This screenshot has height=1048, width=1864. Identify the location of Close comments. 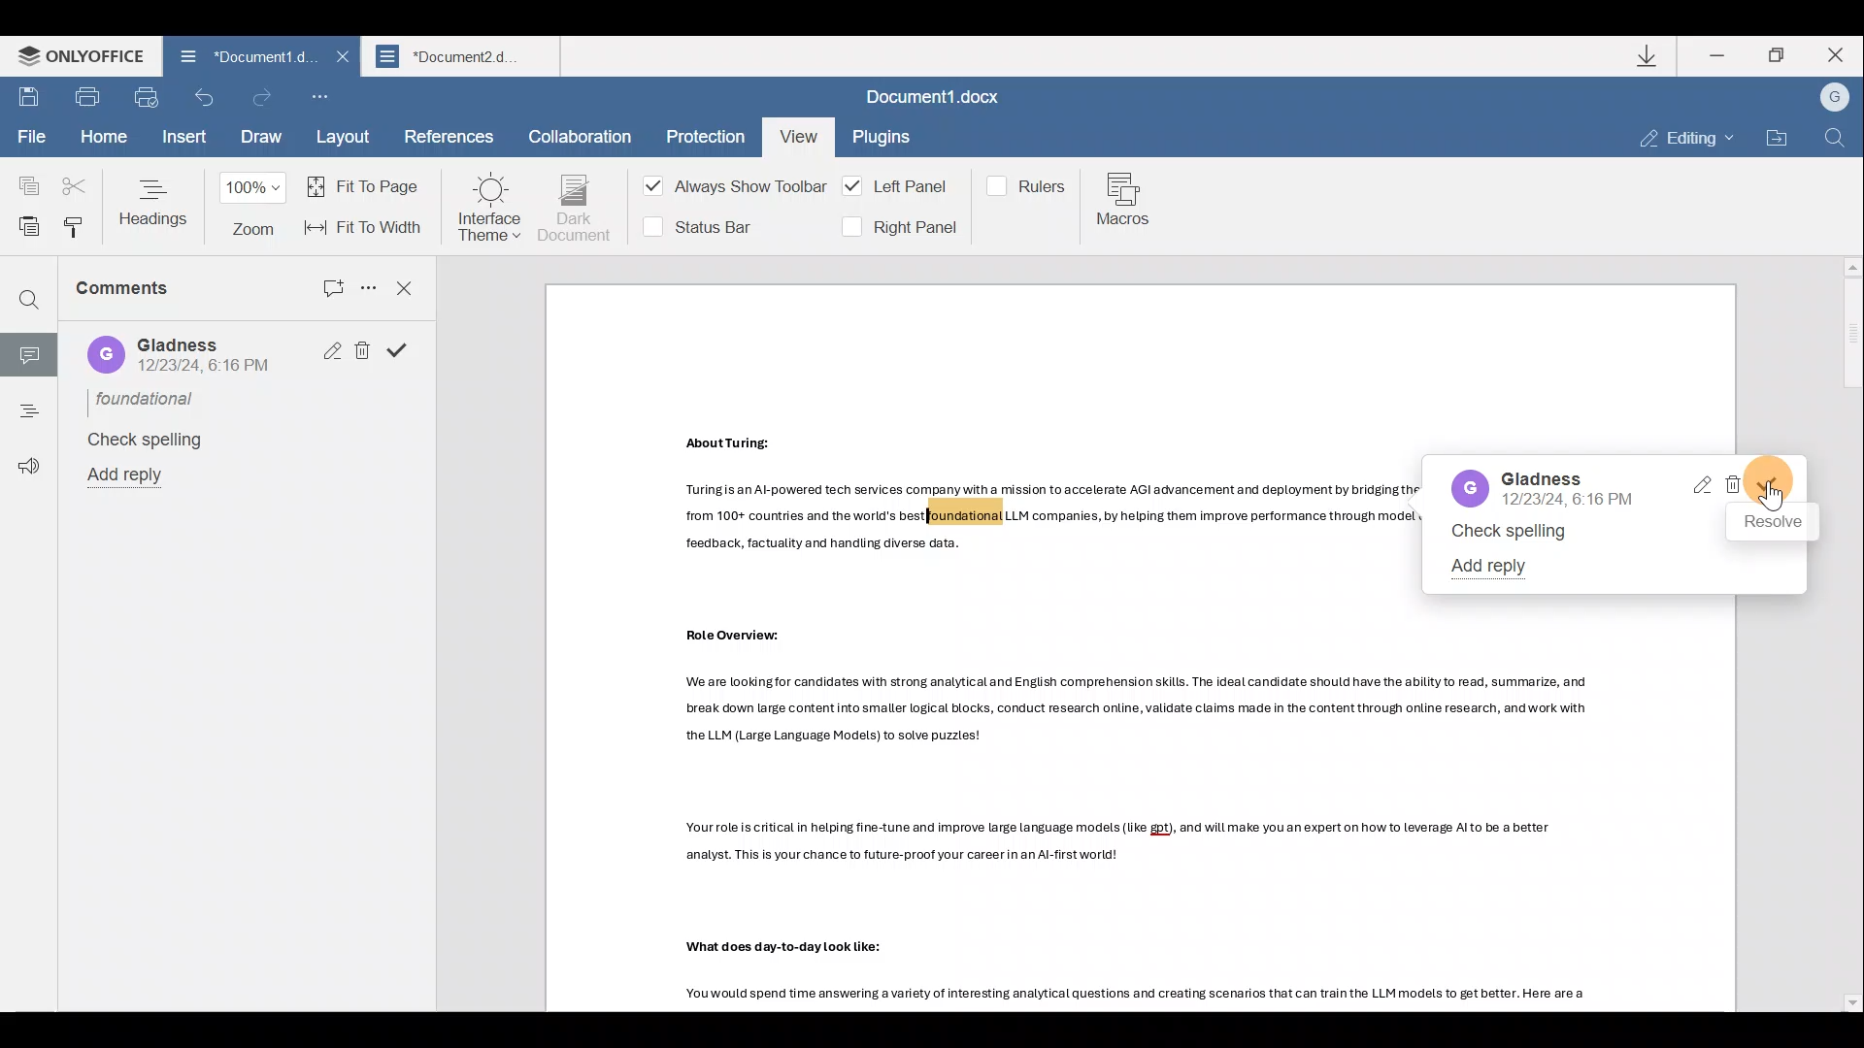
(406, 286).